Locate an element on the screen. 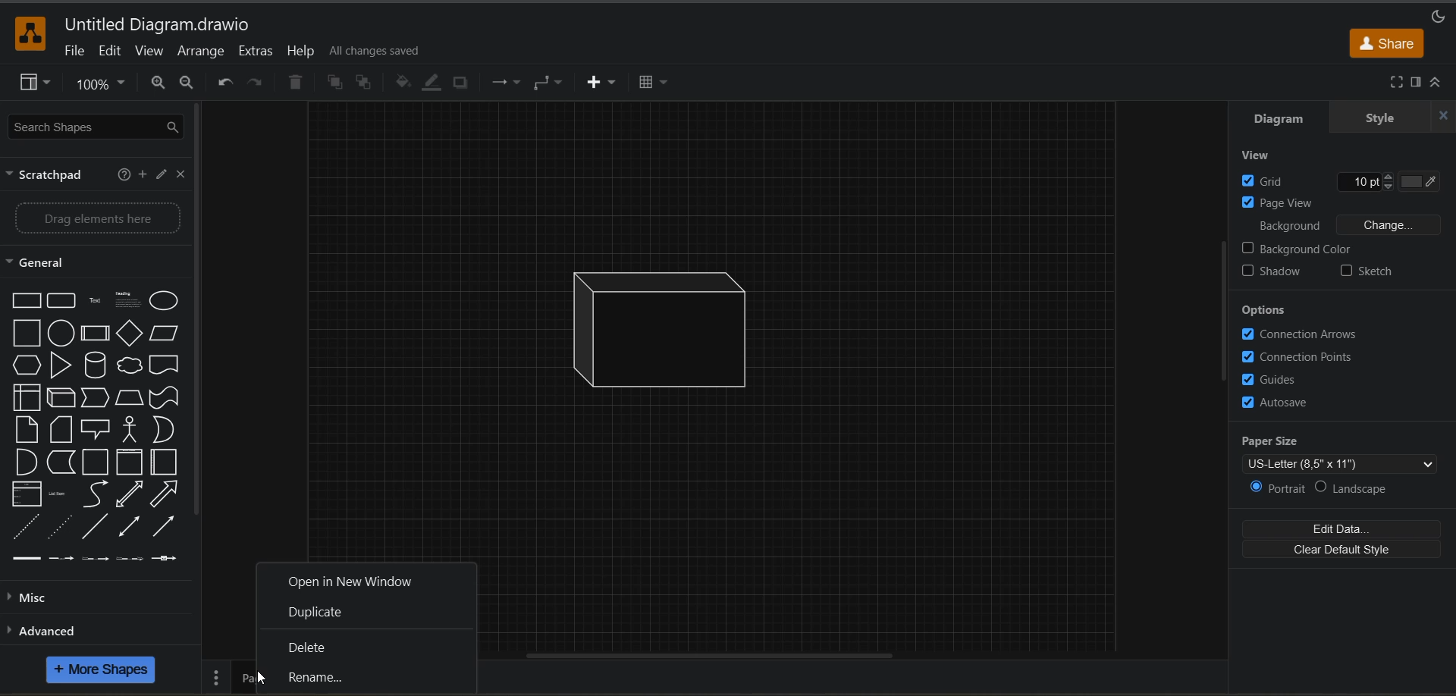 This screenshot has height=696, width=1456. share is located at coordinates (1387, 44).